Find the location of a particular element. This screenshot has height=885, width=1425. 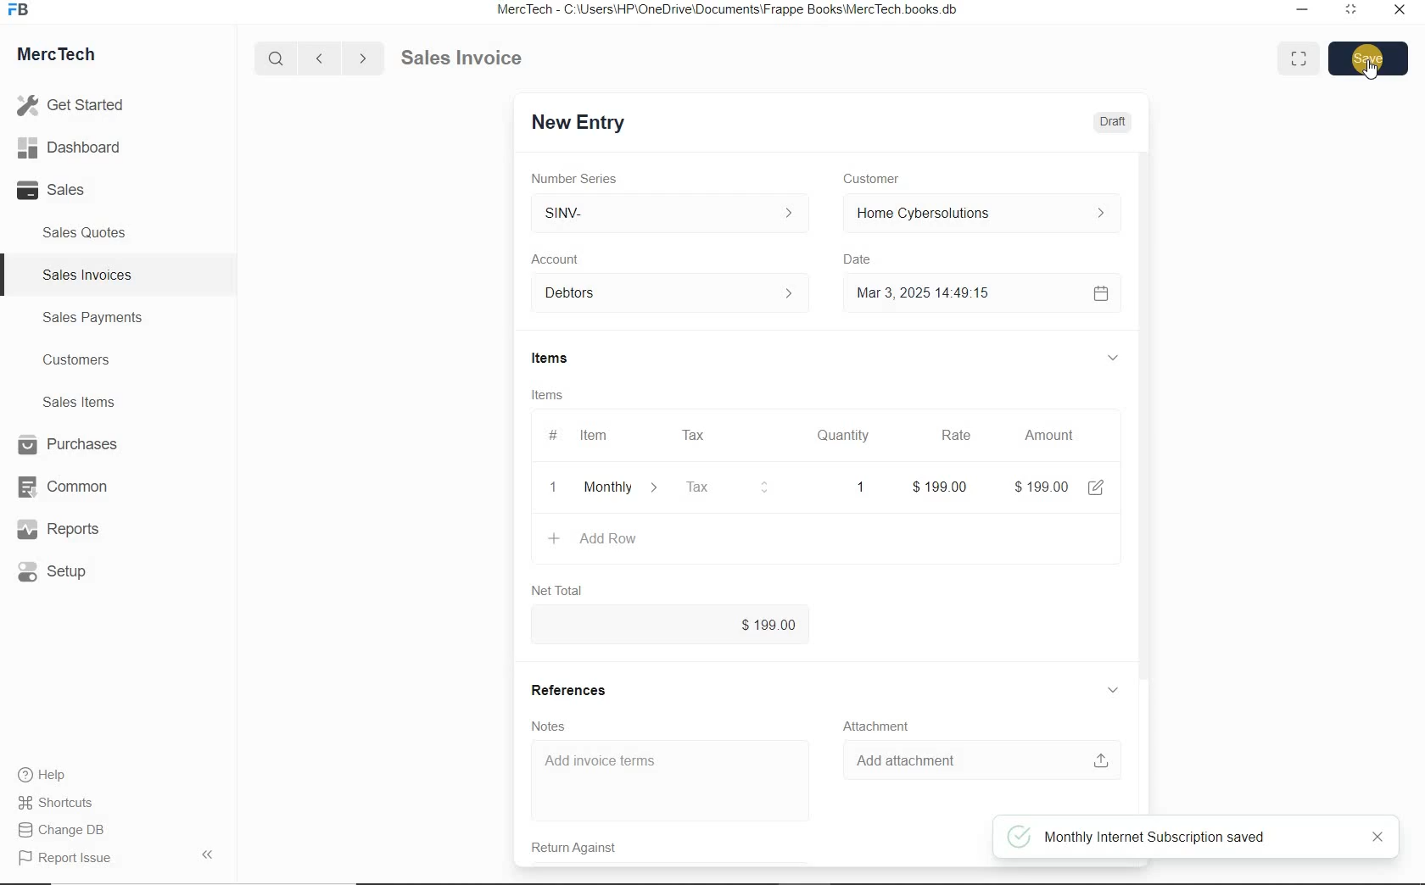

Calendar is located at coordinates (1099, 295).